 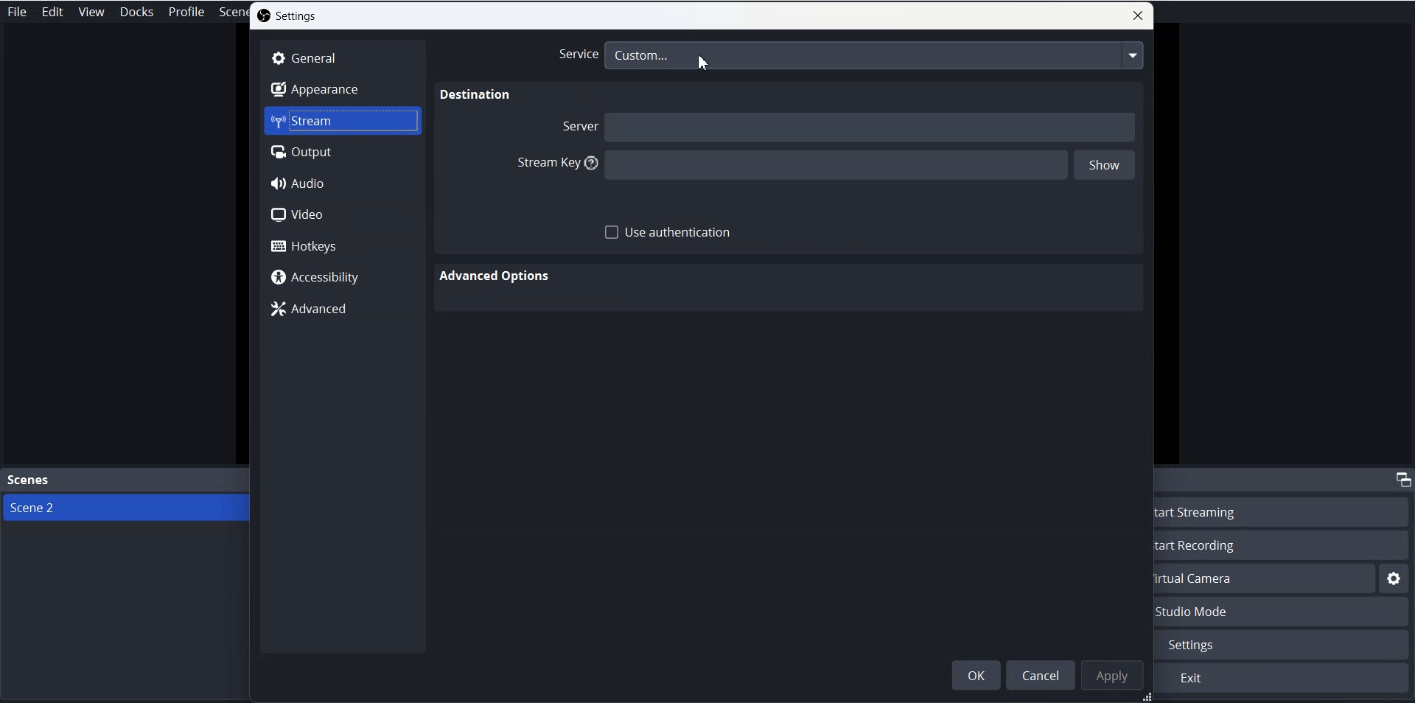 What do you see at coordinates (705, 63) in the screenshot?
I see `cursor on service` at bounding box center [705, 63].